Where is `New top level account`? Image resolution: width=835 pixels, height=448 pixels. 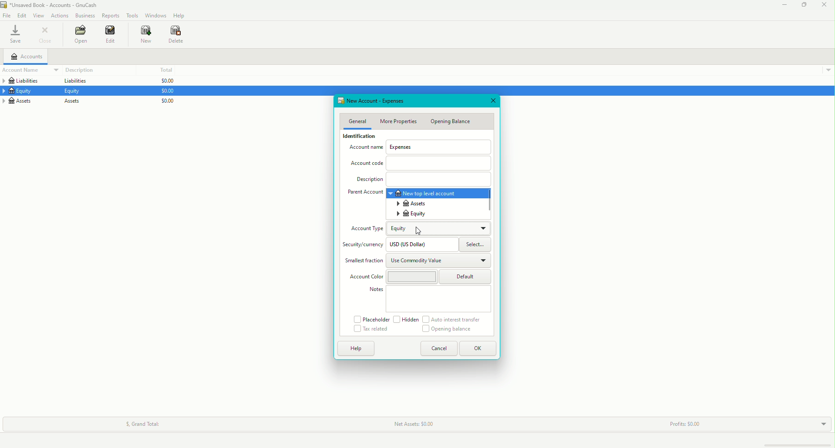 New top level account is located at coordinates (443, 193).